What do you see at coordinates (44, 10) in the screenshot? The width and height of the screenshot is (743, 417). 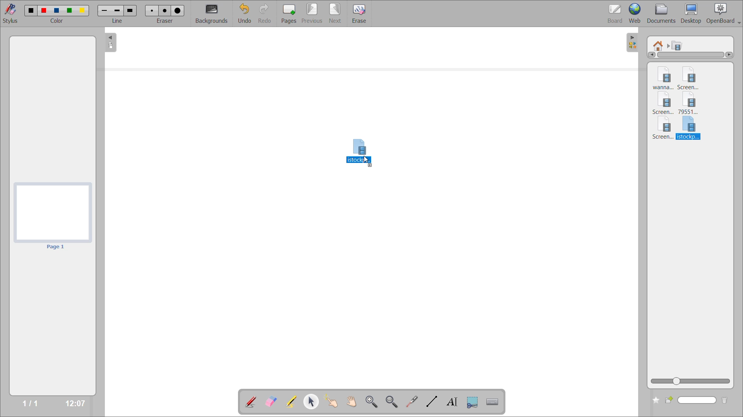 I see `color 2` at bounding box center [44, 10].